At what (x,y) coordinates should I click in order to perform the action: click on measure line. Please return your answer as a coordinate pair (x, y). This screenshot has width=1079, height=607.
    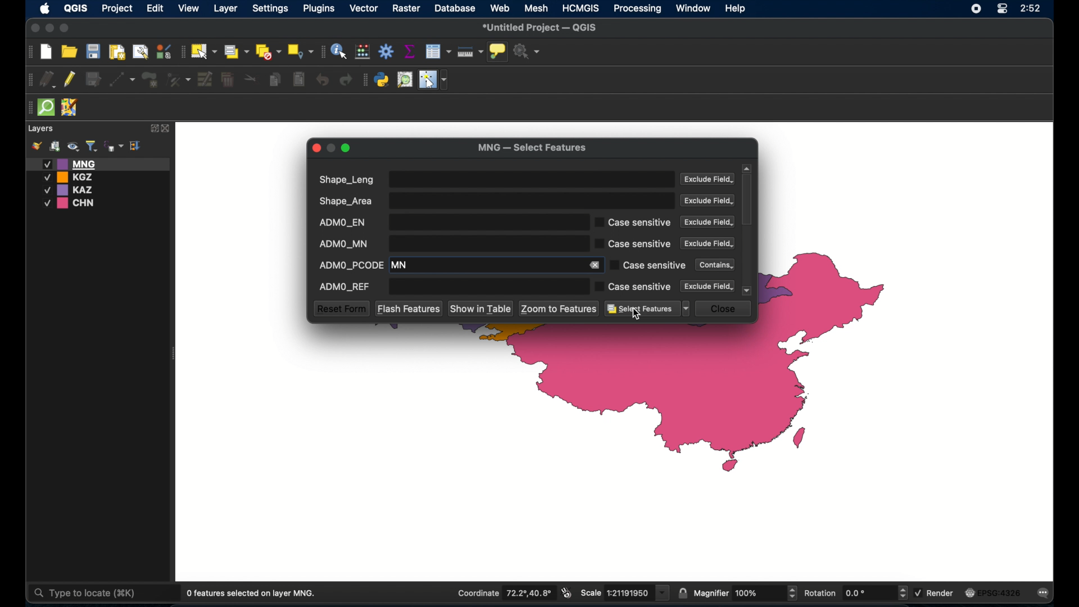
    Looking at the image, I should click on (470, 52).